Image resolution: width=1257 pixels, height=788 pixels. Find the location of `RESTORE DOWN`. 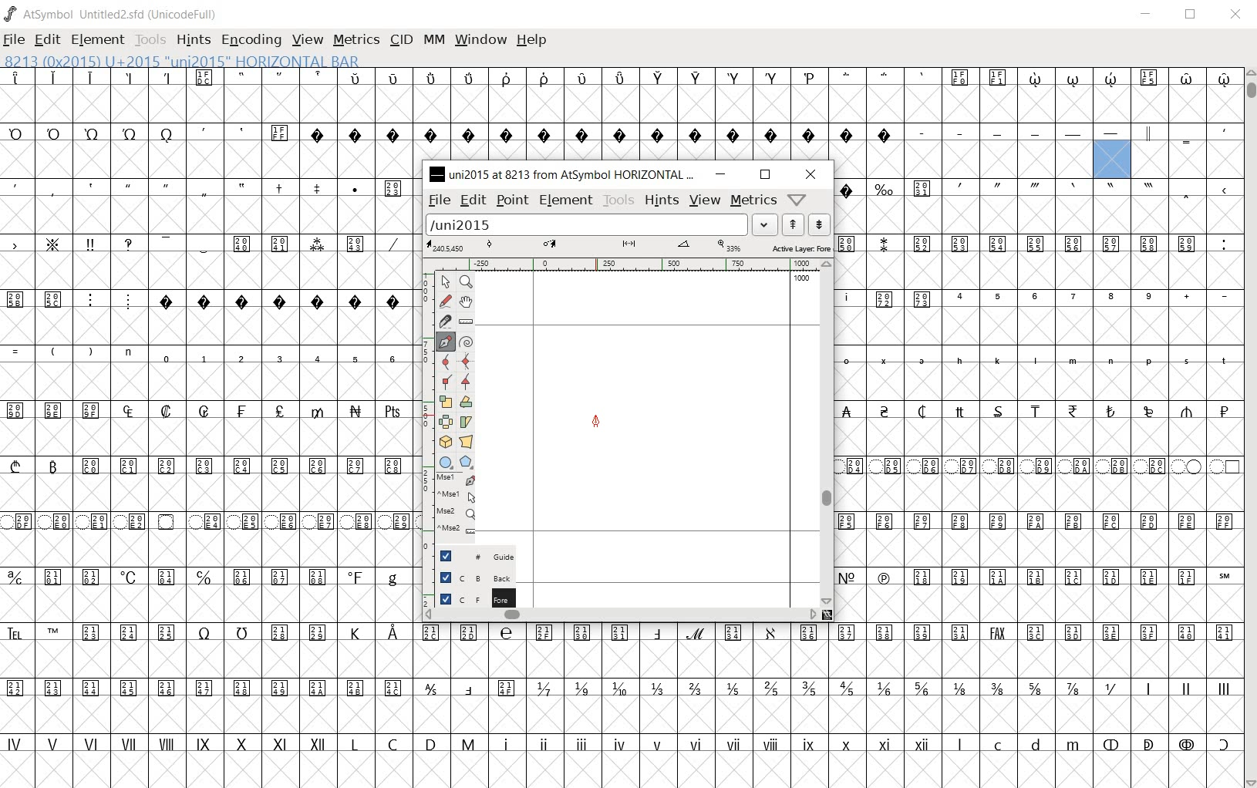

RESTORE DOWN is located at coordinates (1193, 15).